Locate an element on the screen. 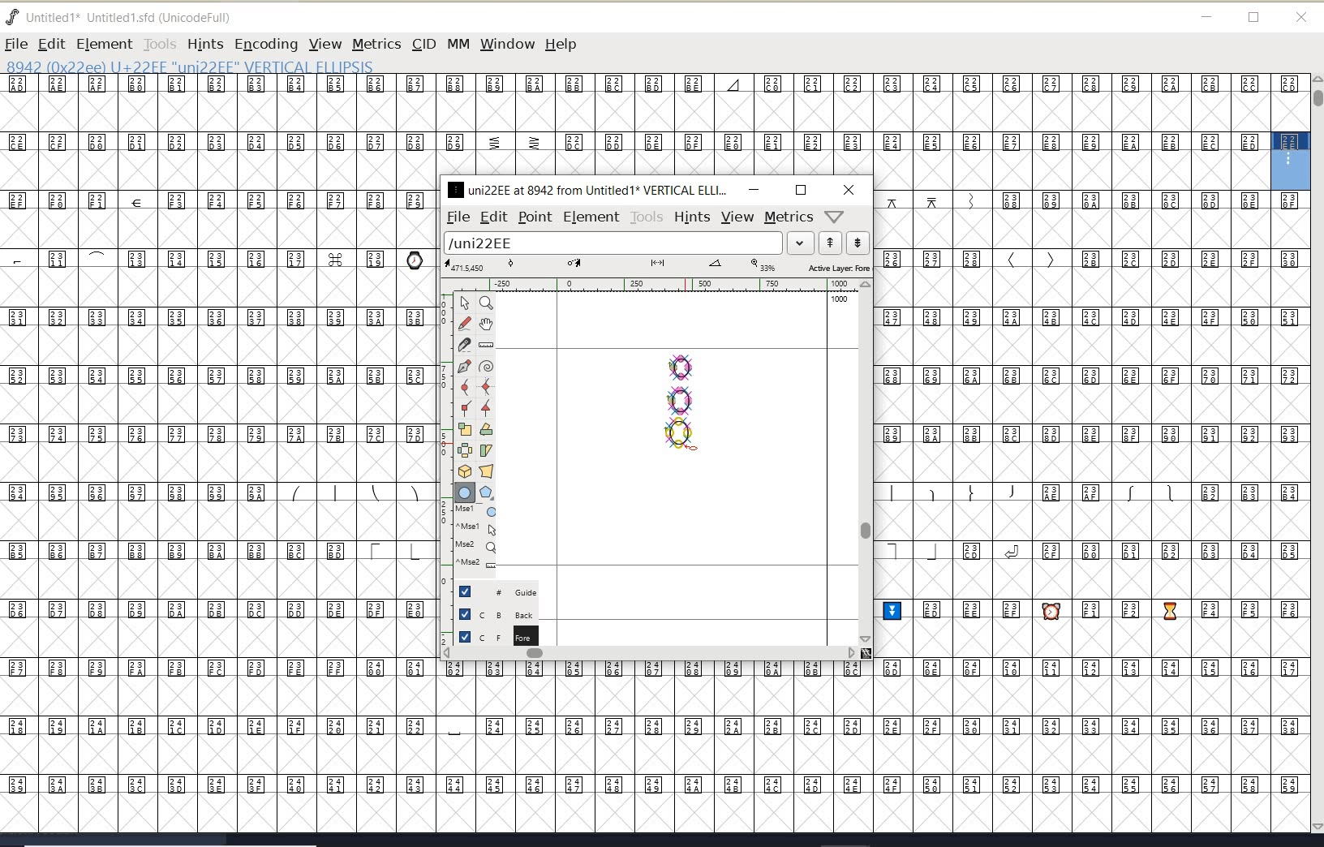 Image resolution: width=1324 pixels, height=847 pixels. fontforge logo is located at coordinates (13, 17).